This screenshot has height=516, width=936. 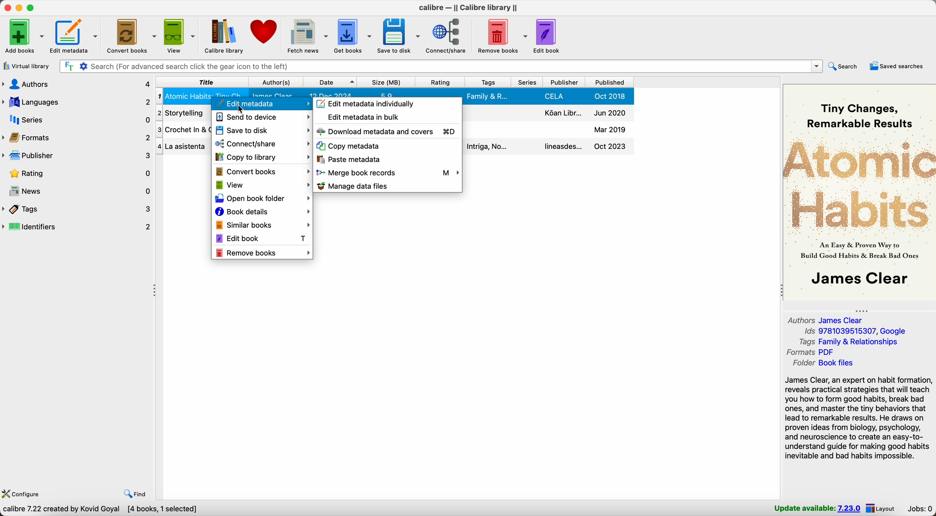 I want to click on book details, so click(x=263, y=211).